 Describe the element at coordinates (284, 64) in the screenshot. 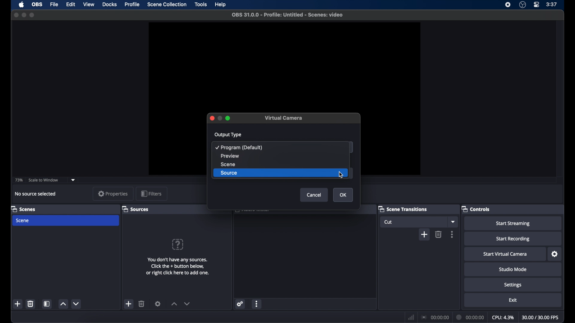

I see `preview` at that location.